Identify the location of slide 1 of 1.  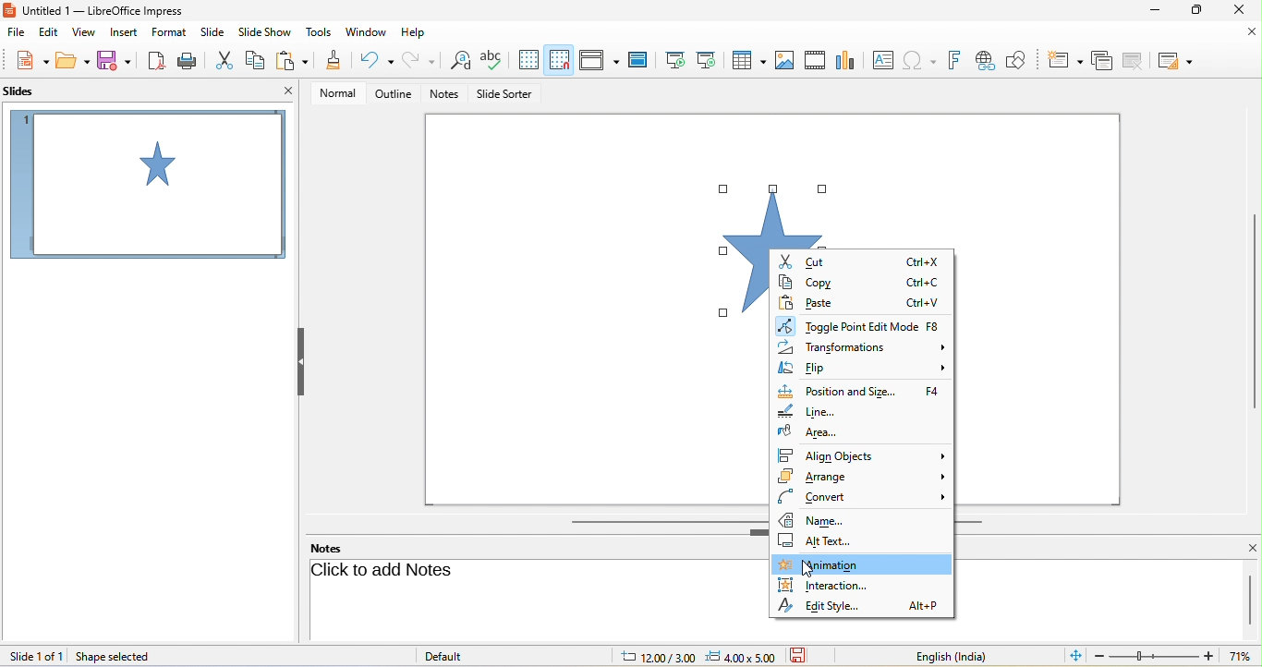
(36, 656).